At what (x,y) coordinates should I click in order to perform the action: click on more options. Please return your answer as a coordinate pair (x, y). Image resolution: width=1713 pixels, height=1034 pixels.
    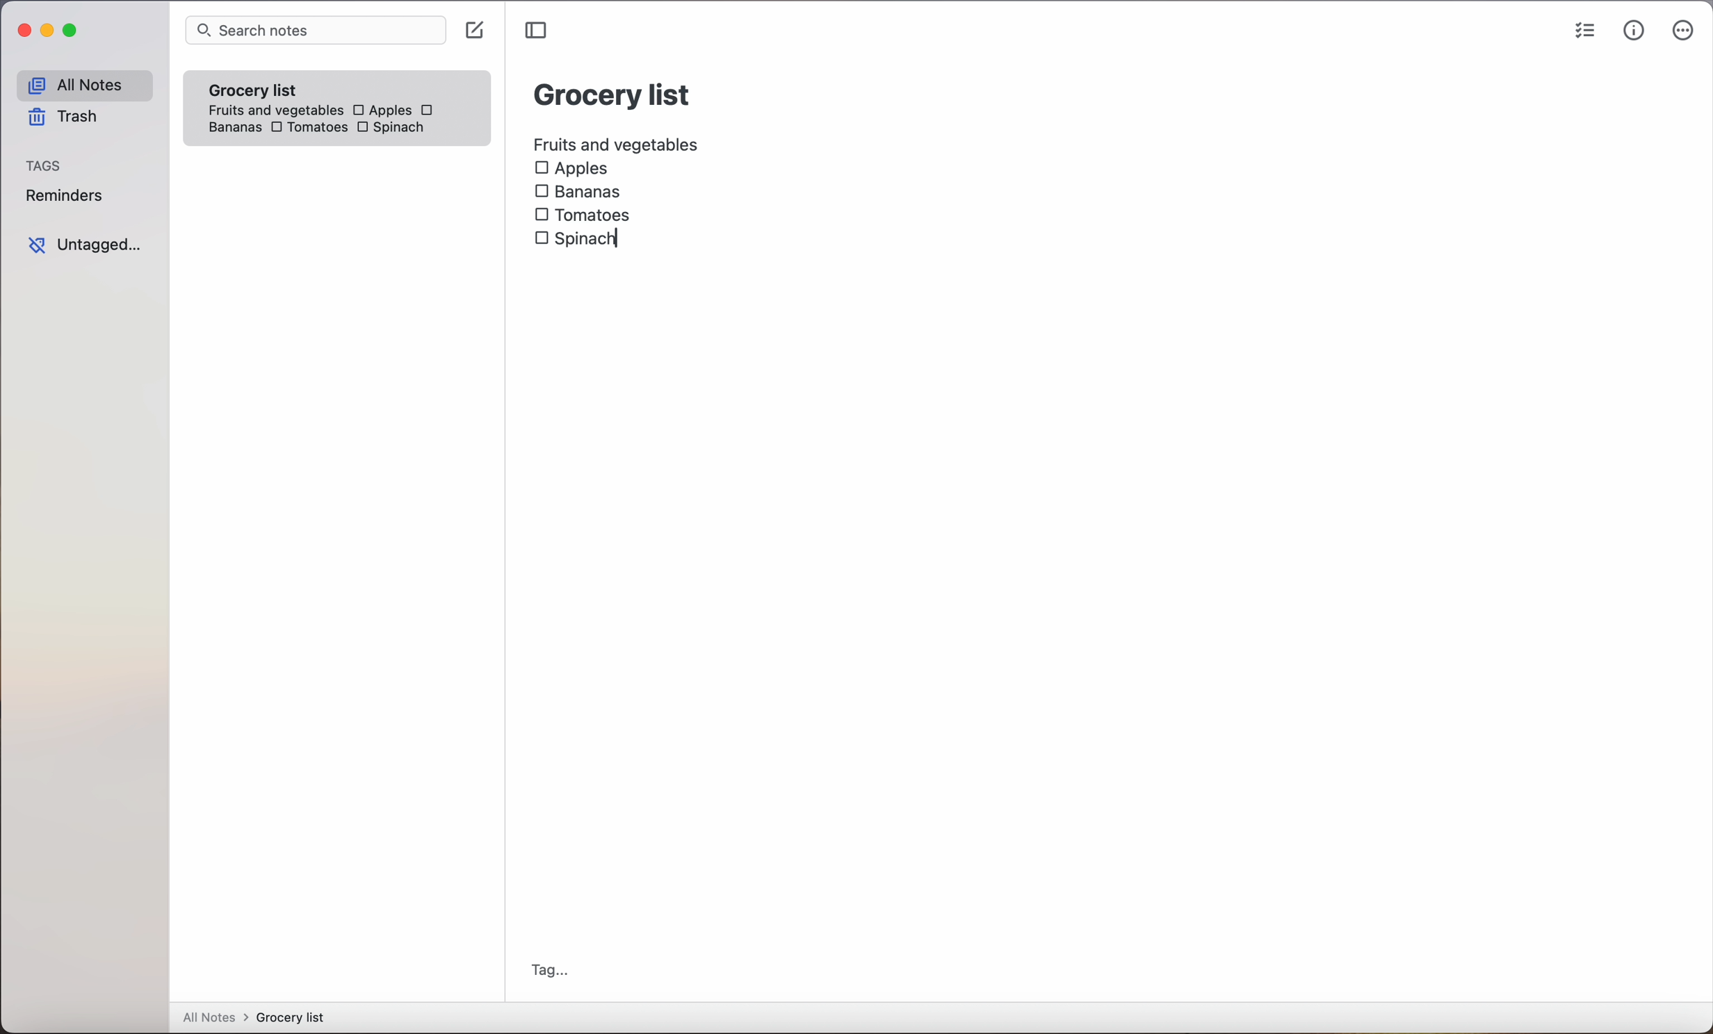
    Looking at the image, I should click on (1683, 33).